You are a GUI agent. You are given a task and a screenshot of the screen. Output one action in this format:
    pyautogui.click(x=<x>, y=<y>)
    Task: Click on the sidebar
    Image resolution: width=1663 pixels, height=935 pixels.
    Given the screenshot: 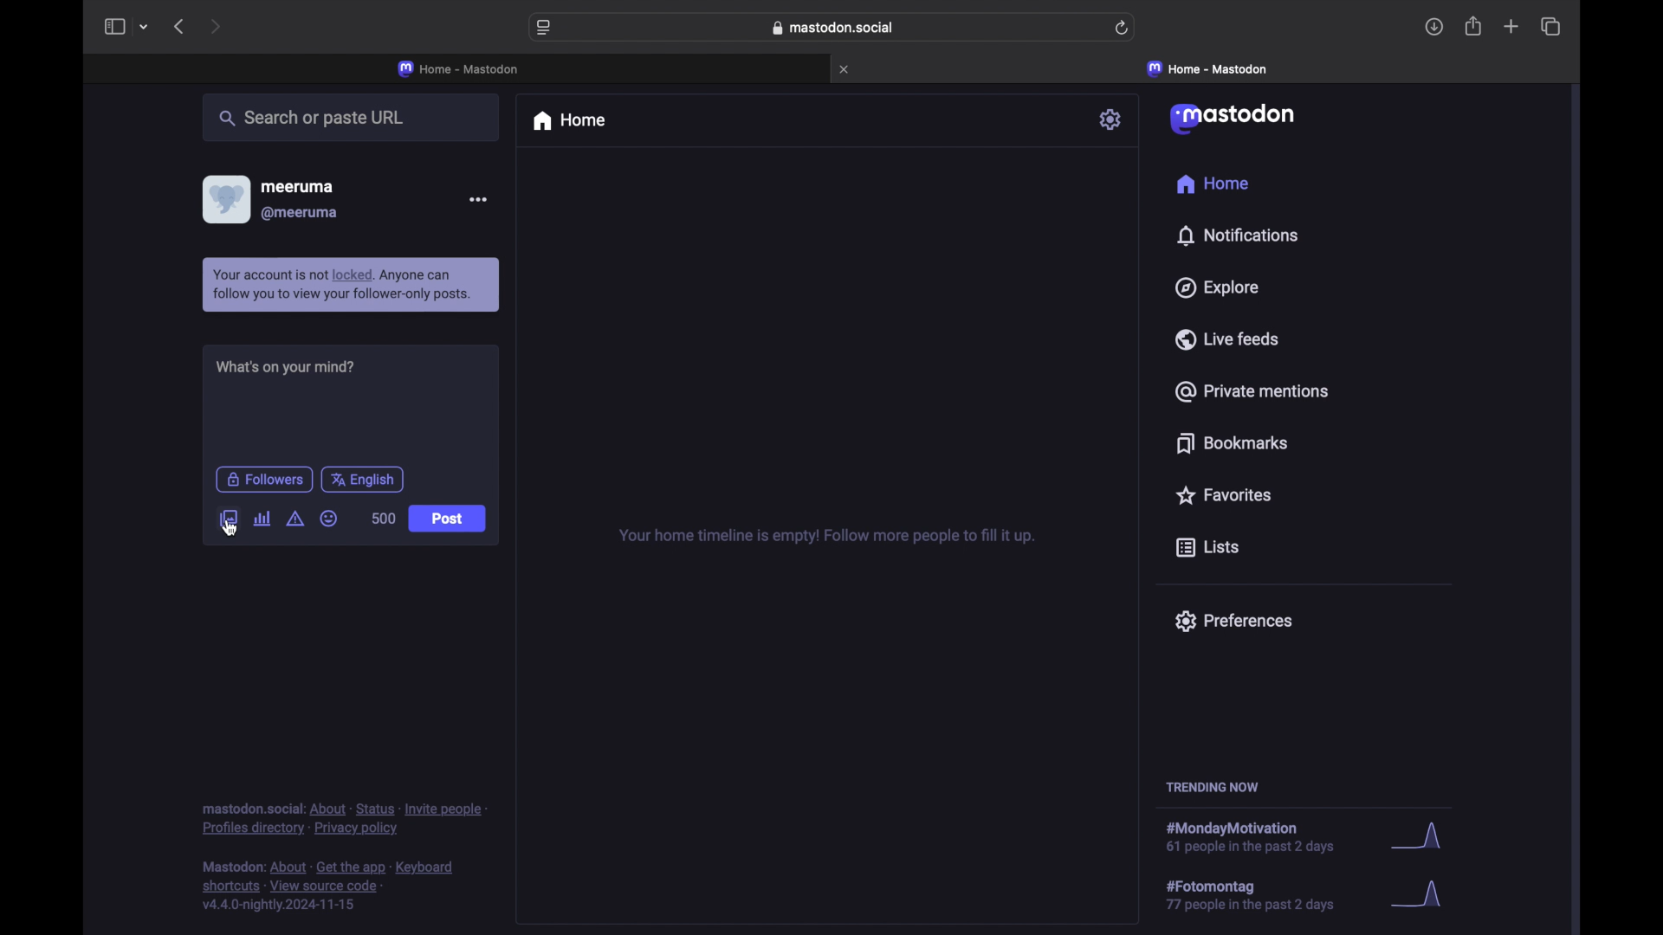 What is the action you would take?
    pyautogui.click(x=113, y=27)
    